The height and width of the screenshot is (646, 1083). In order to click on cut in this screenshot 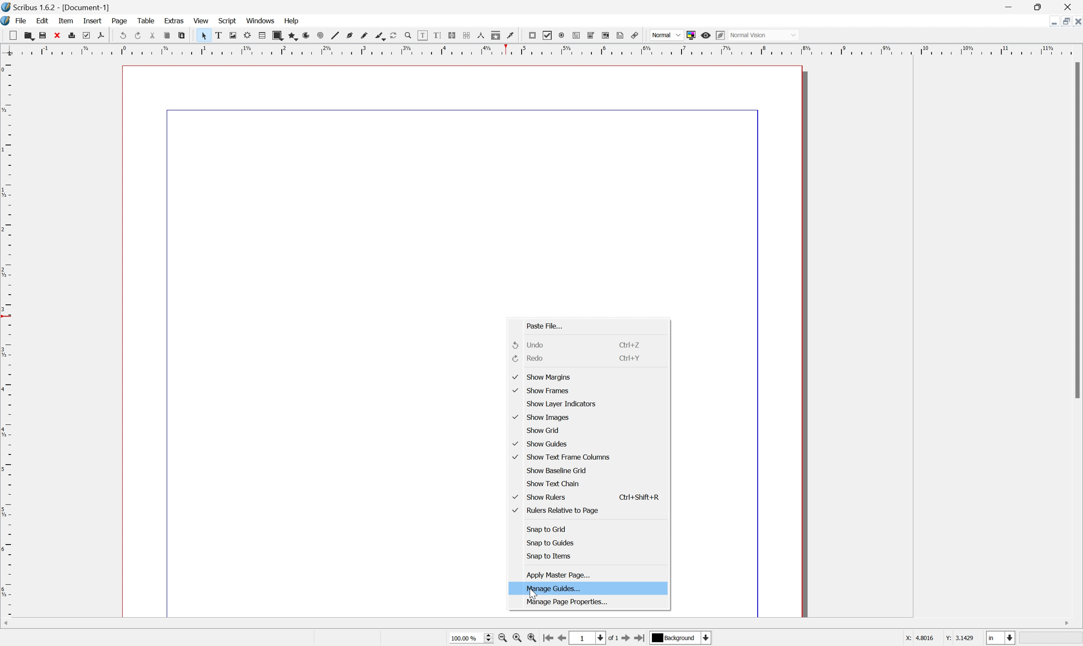, I will do `click(152, 35)`.